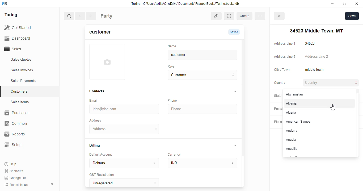 The height and width of the screenshot is (191, 363). Describe the element at coordinates (176, 153) in the screenshot. I see `Currency` at that location.